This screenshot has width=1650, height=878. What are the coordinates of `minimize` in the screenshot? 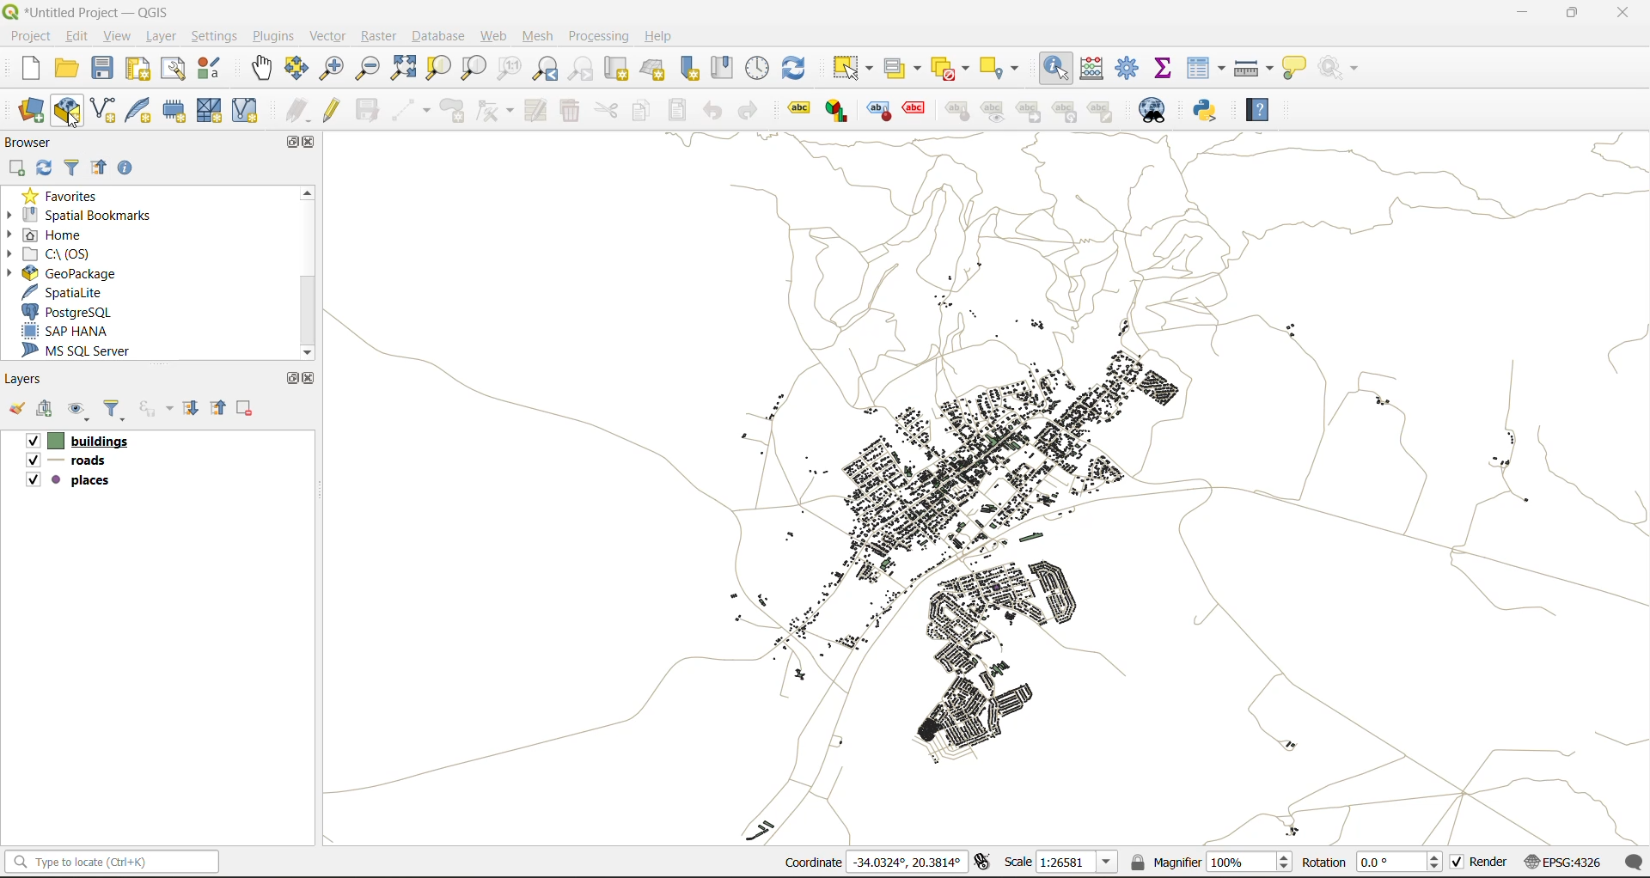 It's located at (1517, 15).